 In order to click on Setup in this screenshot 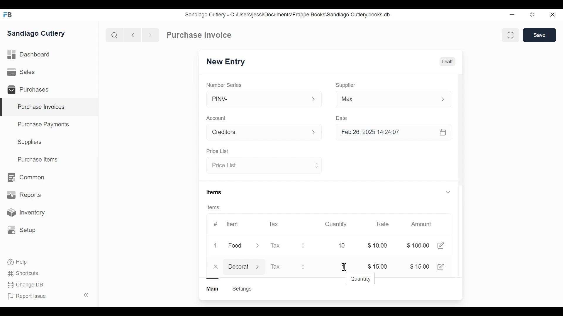, I will do `click(22, 230)`.